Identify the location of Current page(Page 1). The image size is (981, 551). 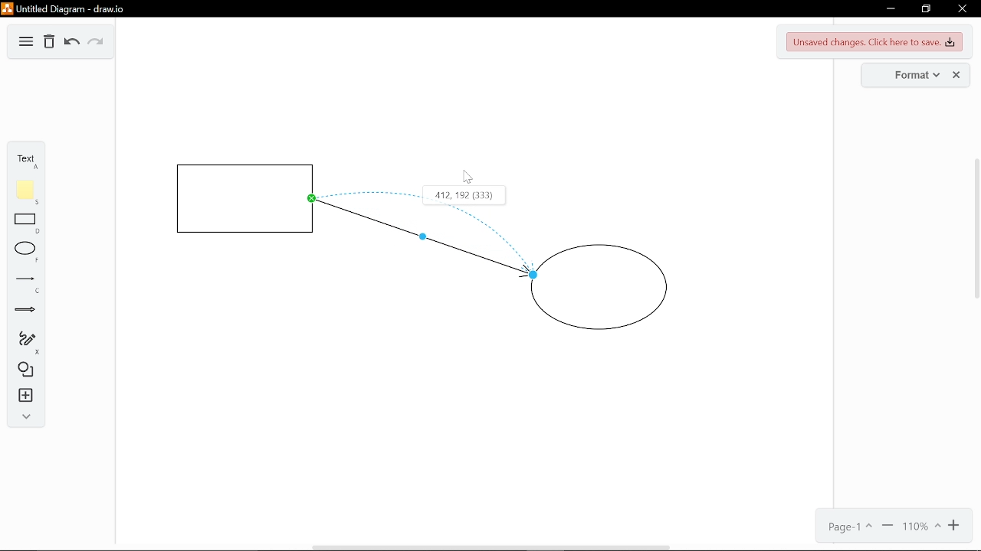
(851, 527).